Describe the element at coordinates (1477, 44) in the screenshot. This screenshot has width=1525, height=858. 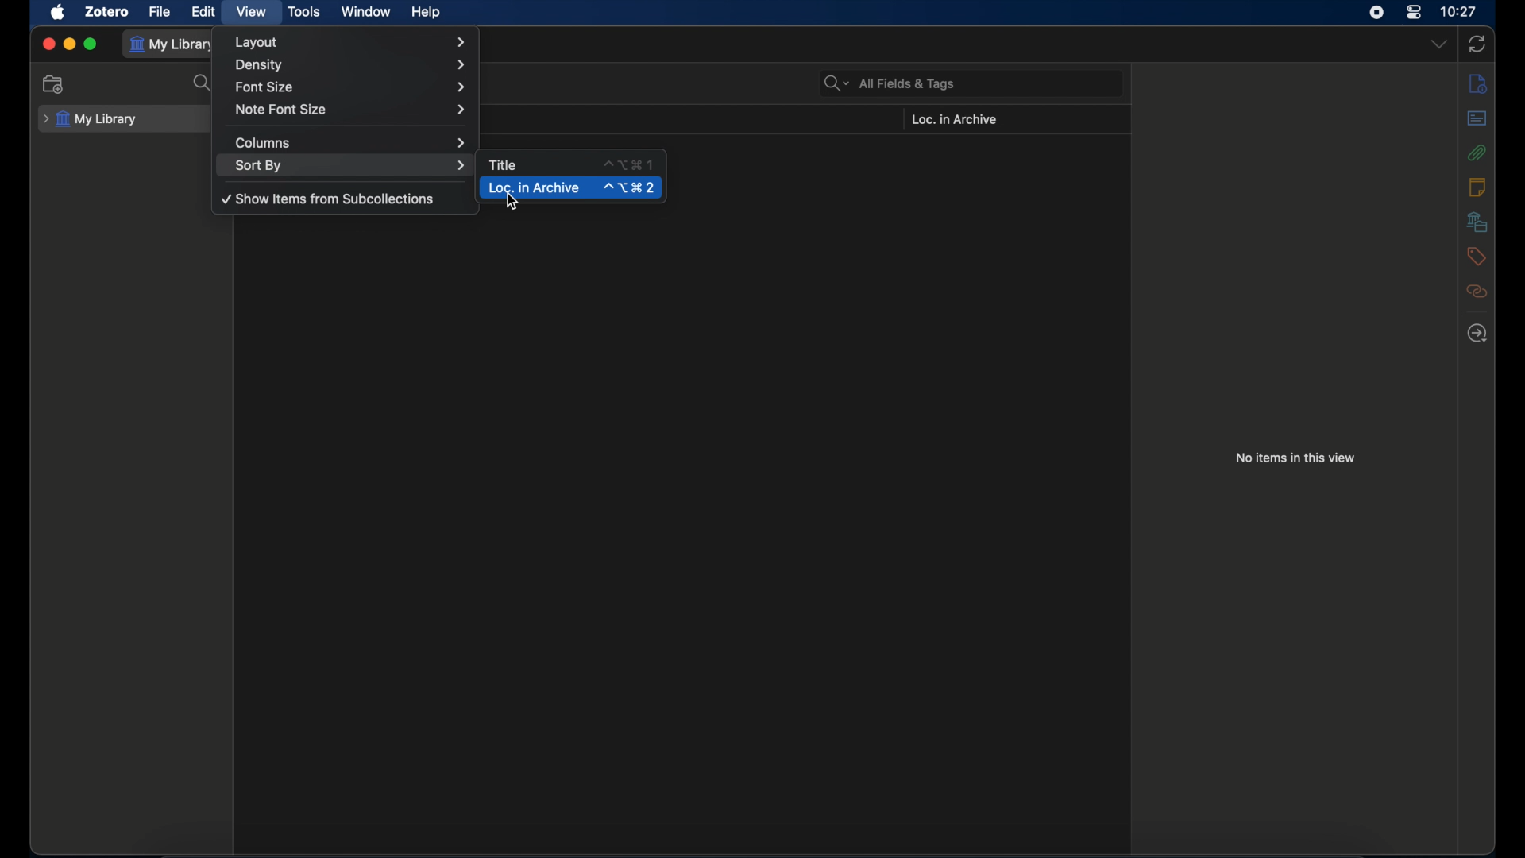
I see `sync` at that location.